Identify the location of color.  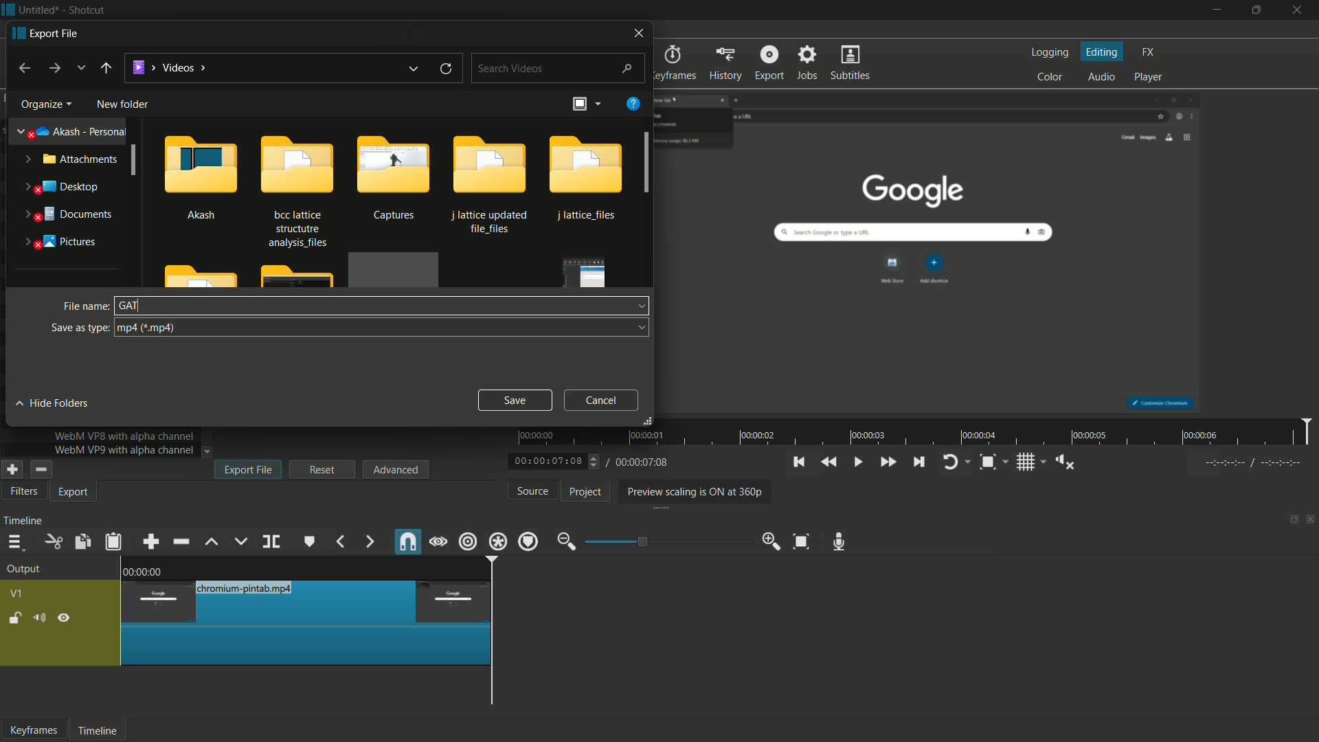
(1052, 76).